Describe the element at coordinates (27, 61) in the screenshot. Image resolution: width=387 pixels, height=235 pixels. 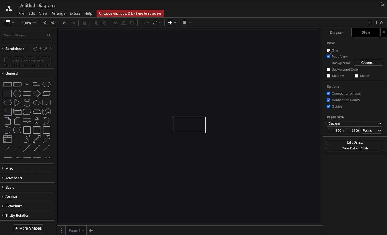
I see `Drag elements here` at that location.